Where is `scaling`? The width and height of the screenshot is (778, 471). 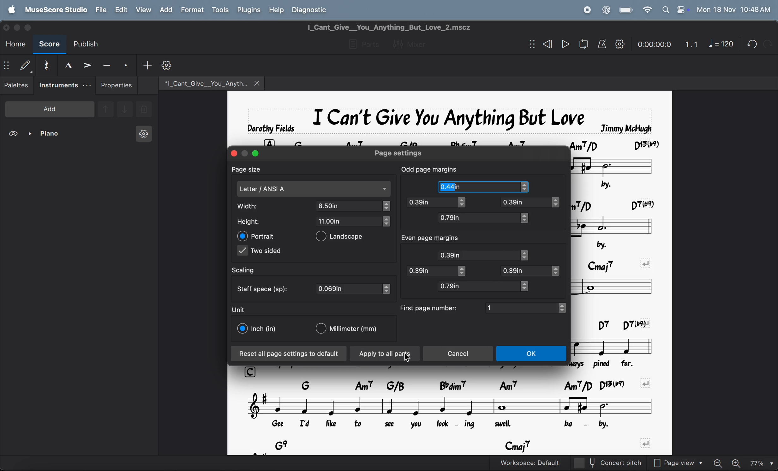
scaling is located at coordinates (250, 270).